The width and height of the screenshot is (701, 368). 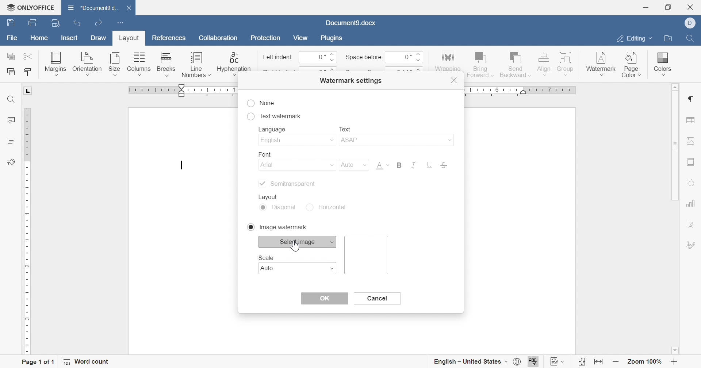 What do you see at coordinates (300, 38) in the screenshot?
I see `view` at bounding box center [300, 38].